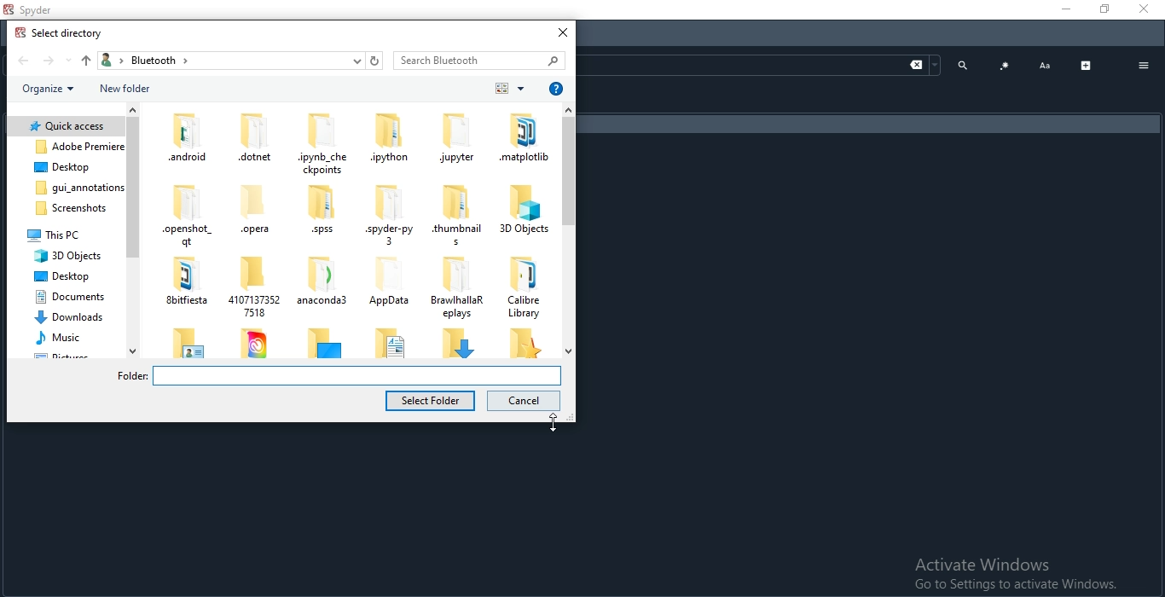 This screenshot has height=597, width=1165. I want to click on select folder, so click(432, 401).